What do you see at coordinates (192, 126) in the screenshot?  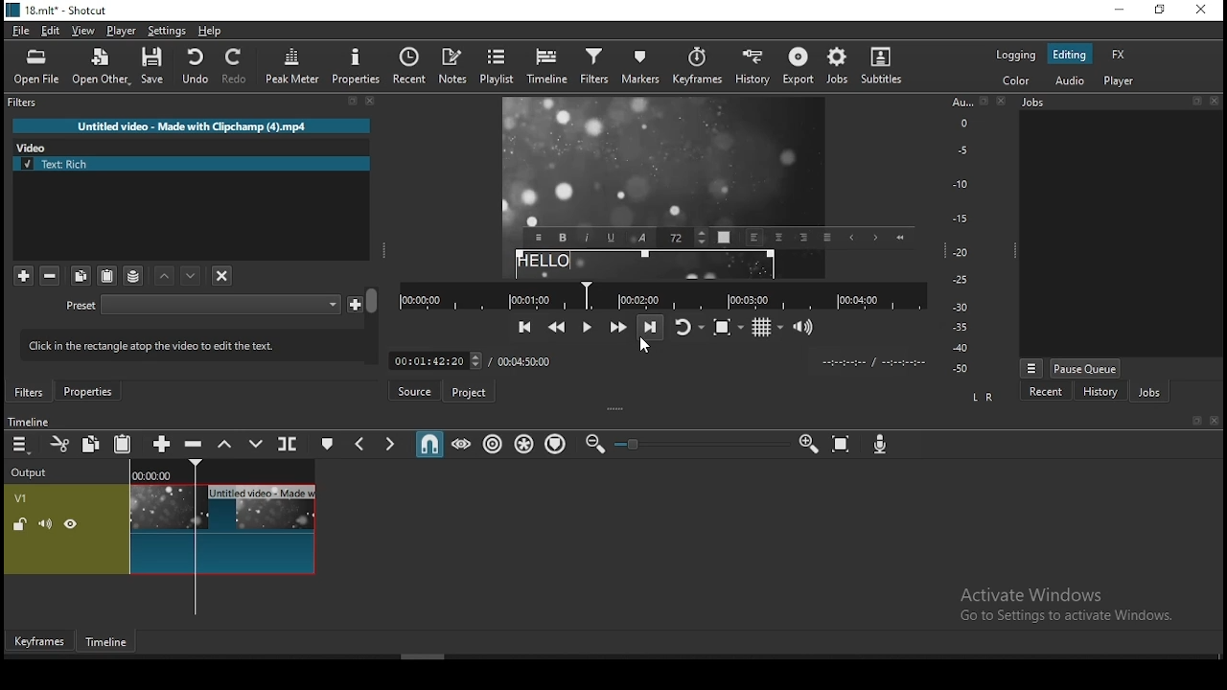 I see `Untitled video - Made with Clipchamp (4).mp4` at bounding box center [192, 126].